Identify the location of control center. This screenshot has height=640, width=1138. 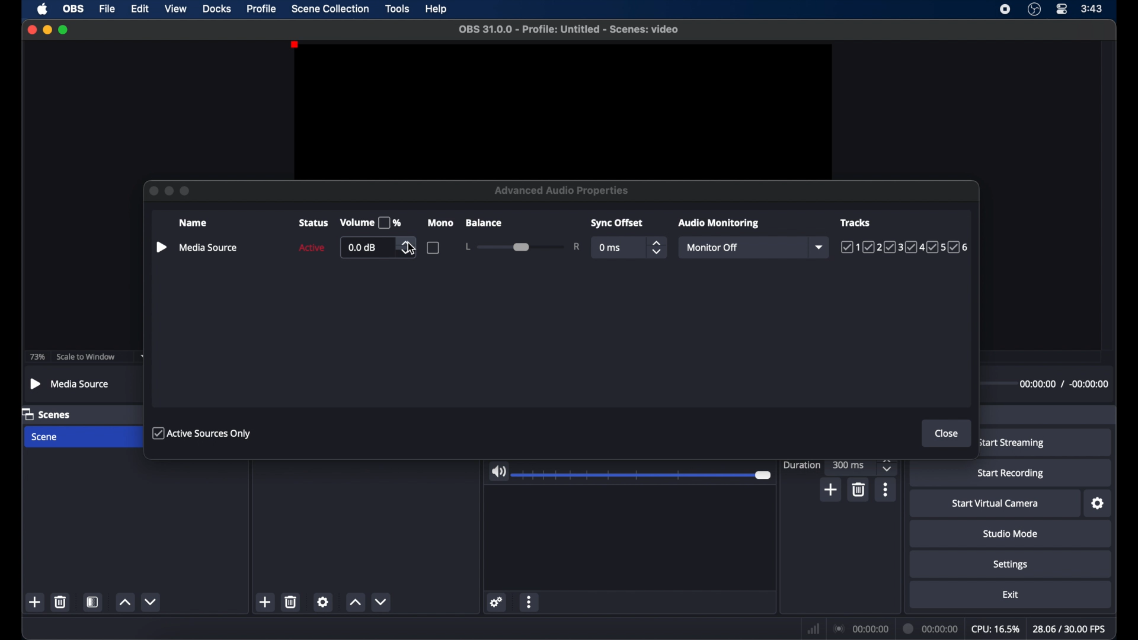
(1061, 9).